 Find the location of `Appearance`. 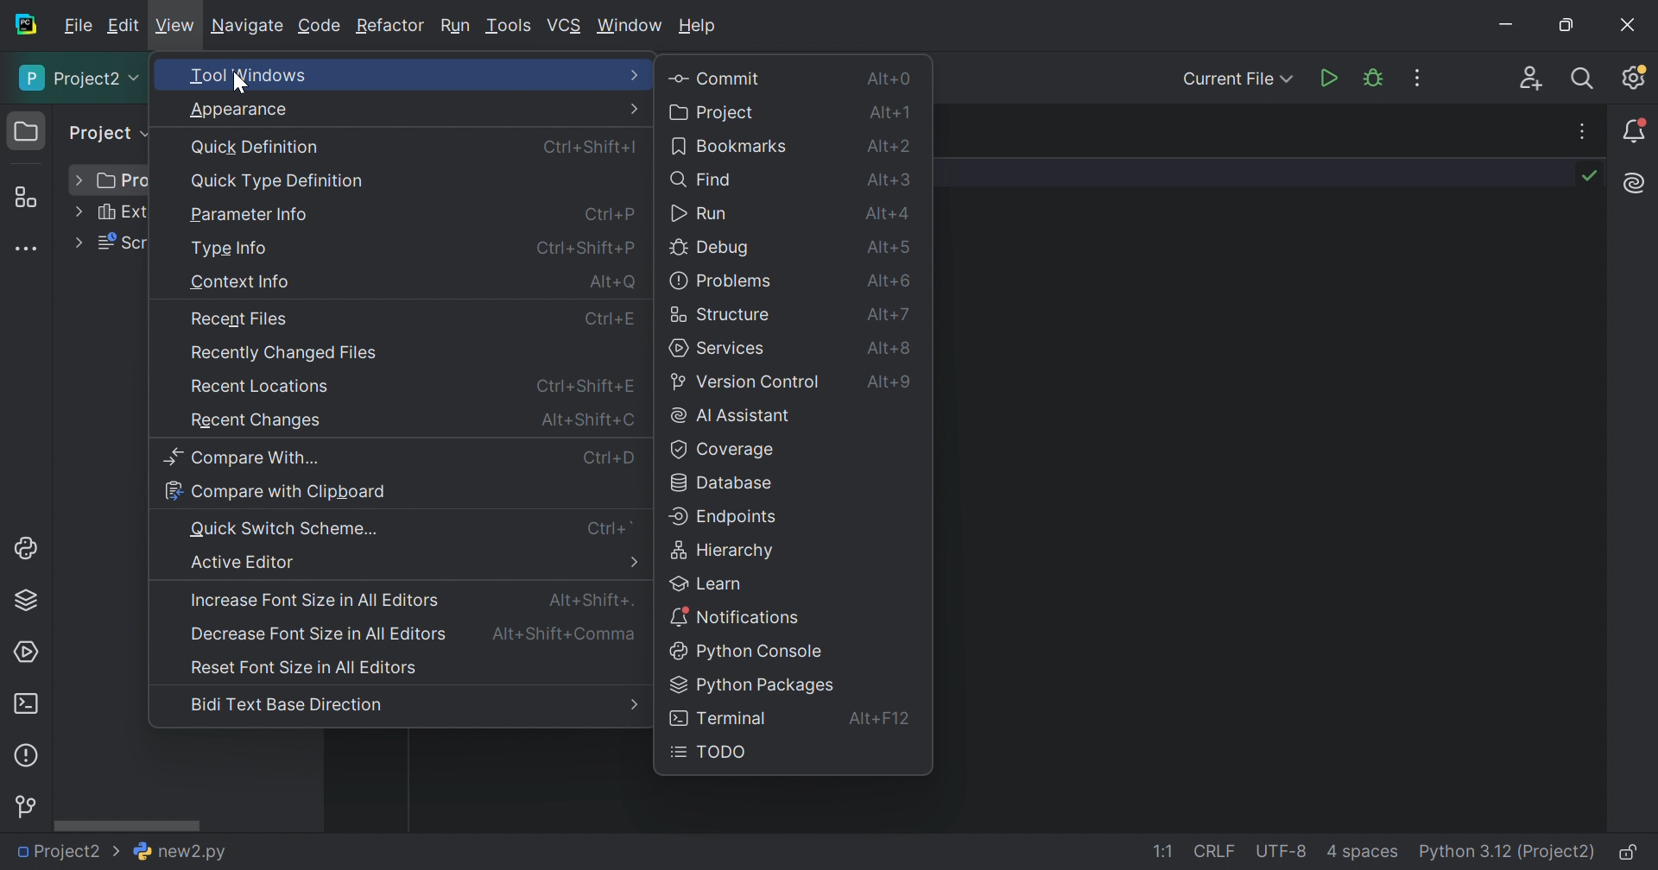

Appearance is located at coordinates (239, 110).